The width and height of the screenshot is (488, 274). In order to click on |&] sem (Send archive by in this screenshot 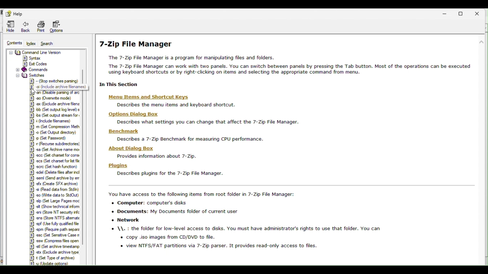, I will do `click(54, 178)`.